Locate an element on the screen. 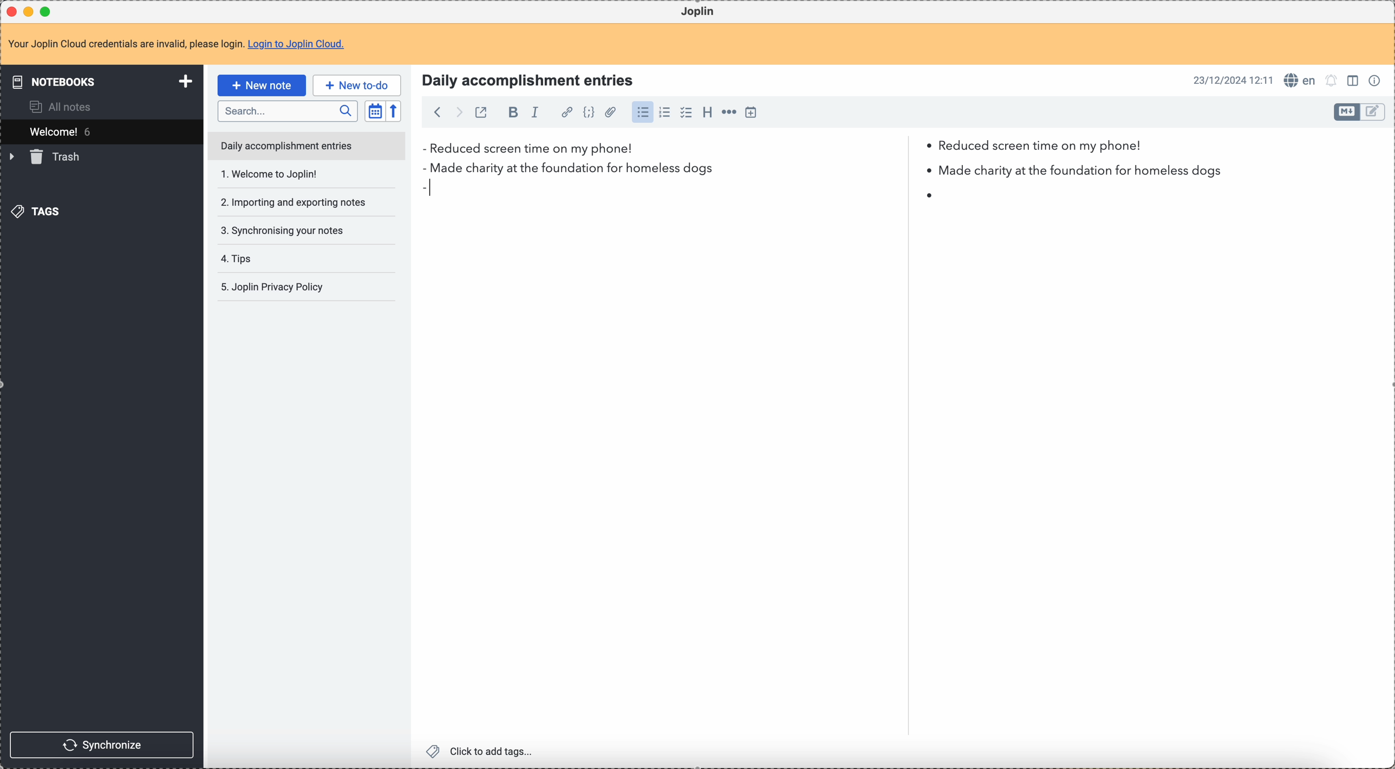 The image size is (1395, 769). spell checker is located at coordinates (1300, 81).